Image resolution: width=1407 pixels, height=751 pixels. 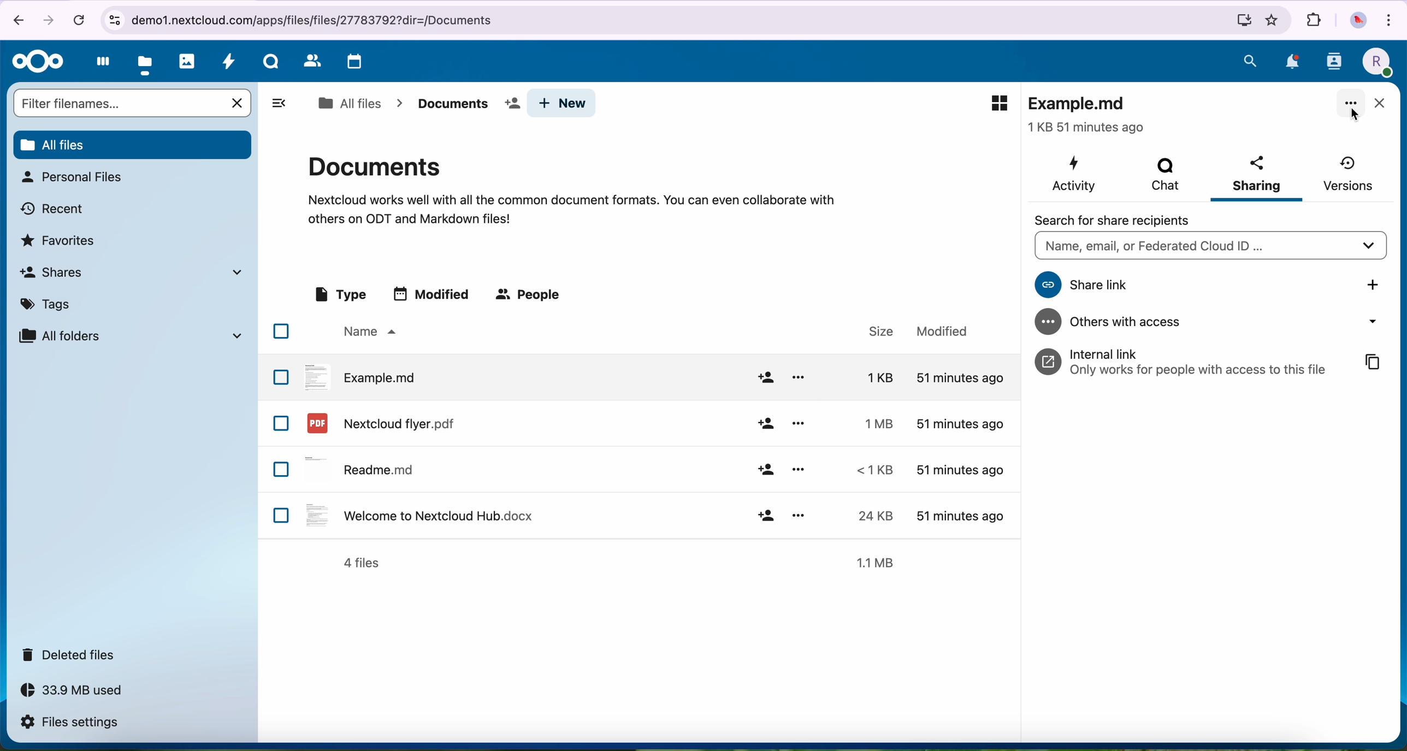 What do you see at coordinates (282, 470) in the screenshot?
I see `checkbox` at bounding box center [282, 470].